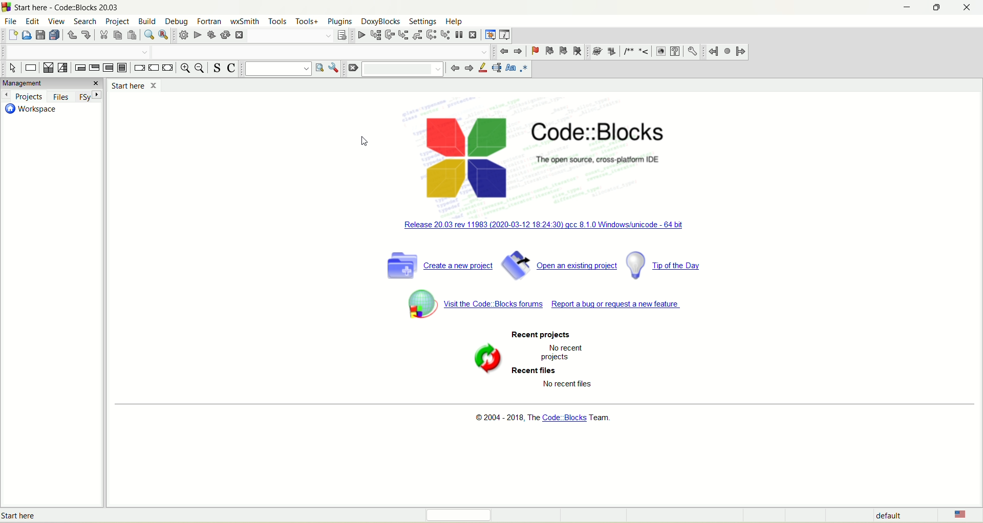 The image size is (983, 523). What do you see at coordinates (569, 353) in the screenshot?
I see `text` at bounding box center [569, 353].